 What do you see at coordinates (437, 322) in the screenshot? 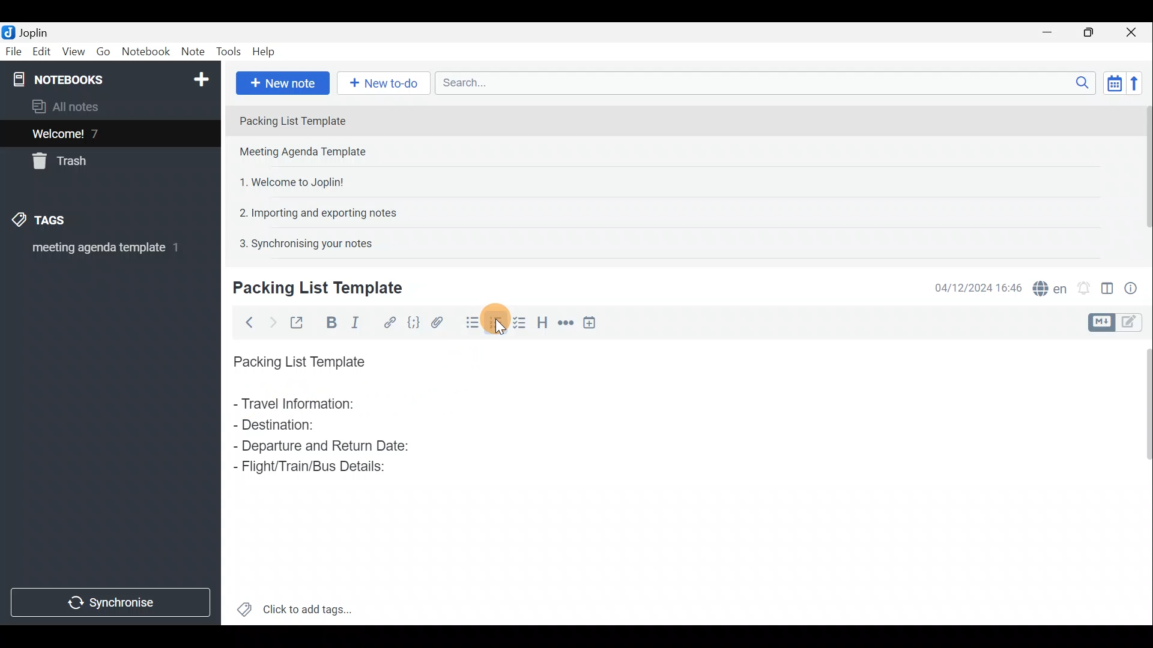
I see `Attach file` at bounding box center [437, 322].